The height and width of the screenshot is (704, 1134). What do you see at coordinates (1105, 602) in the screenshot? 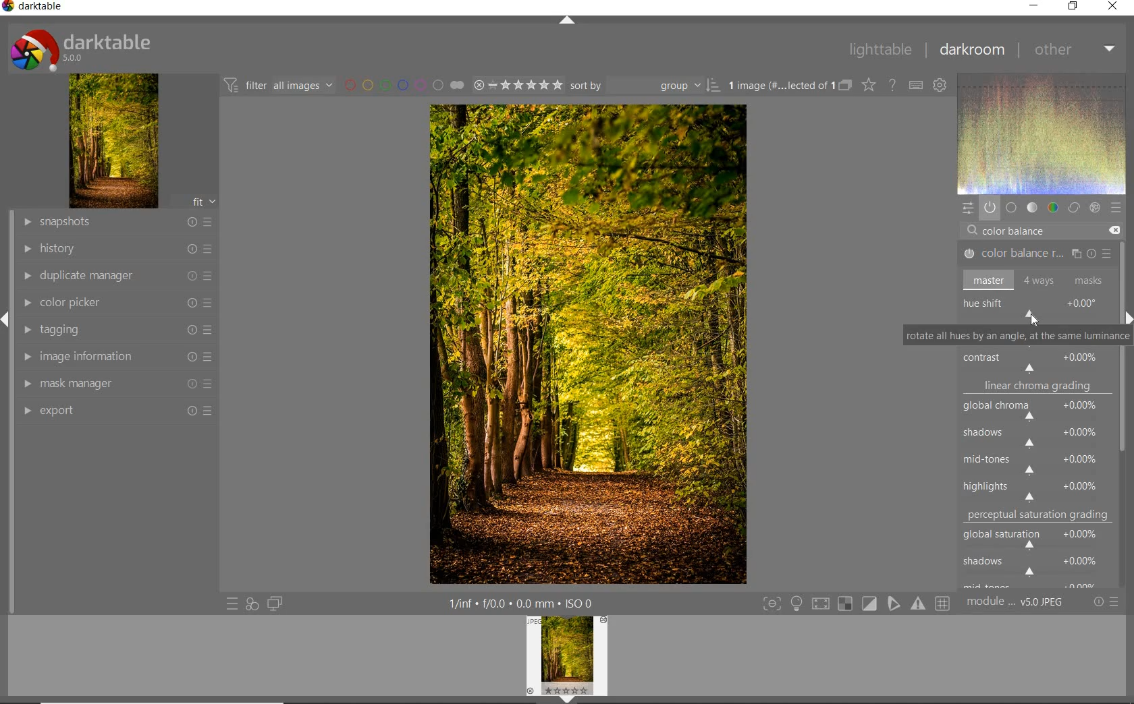
I see `reset or preset & preference` at bounding box center [1105, 602].